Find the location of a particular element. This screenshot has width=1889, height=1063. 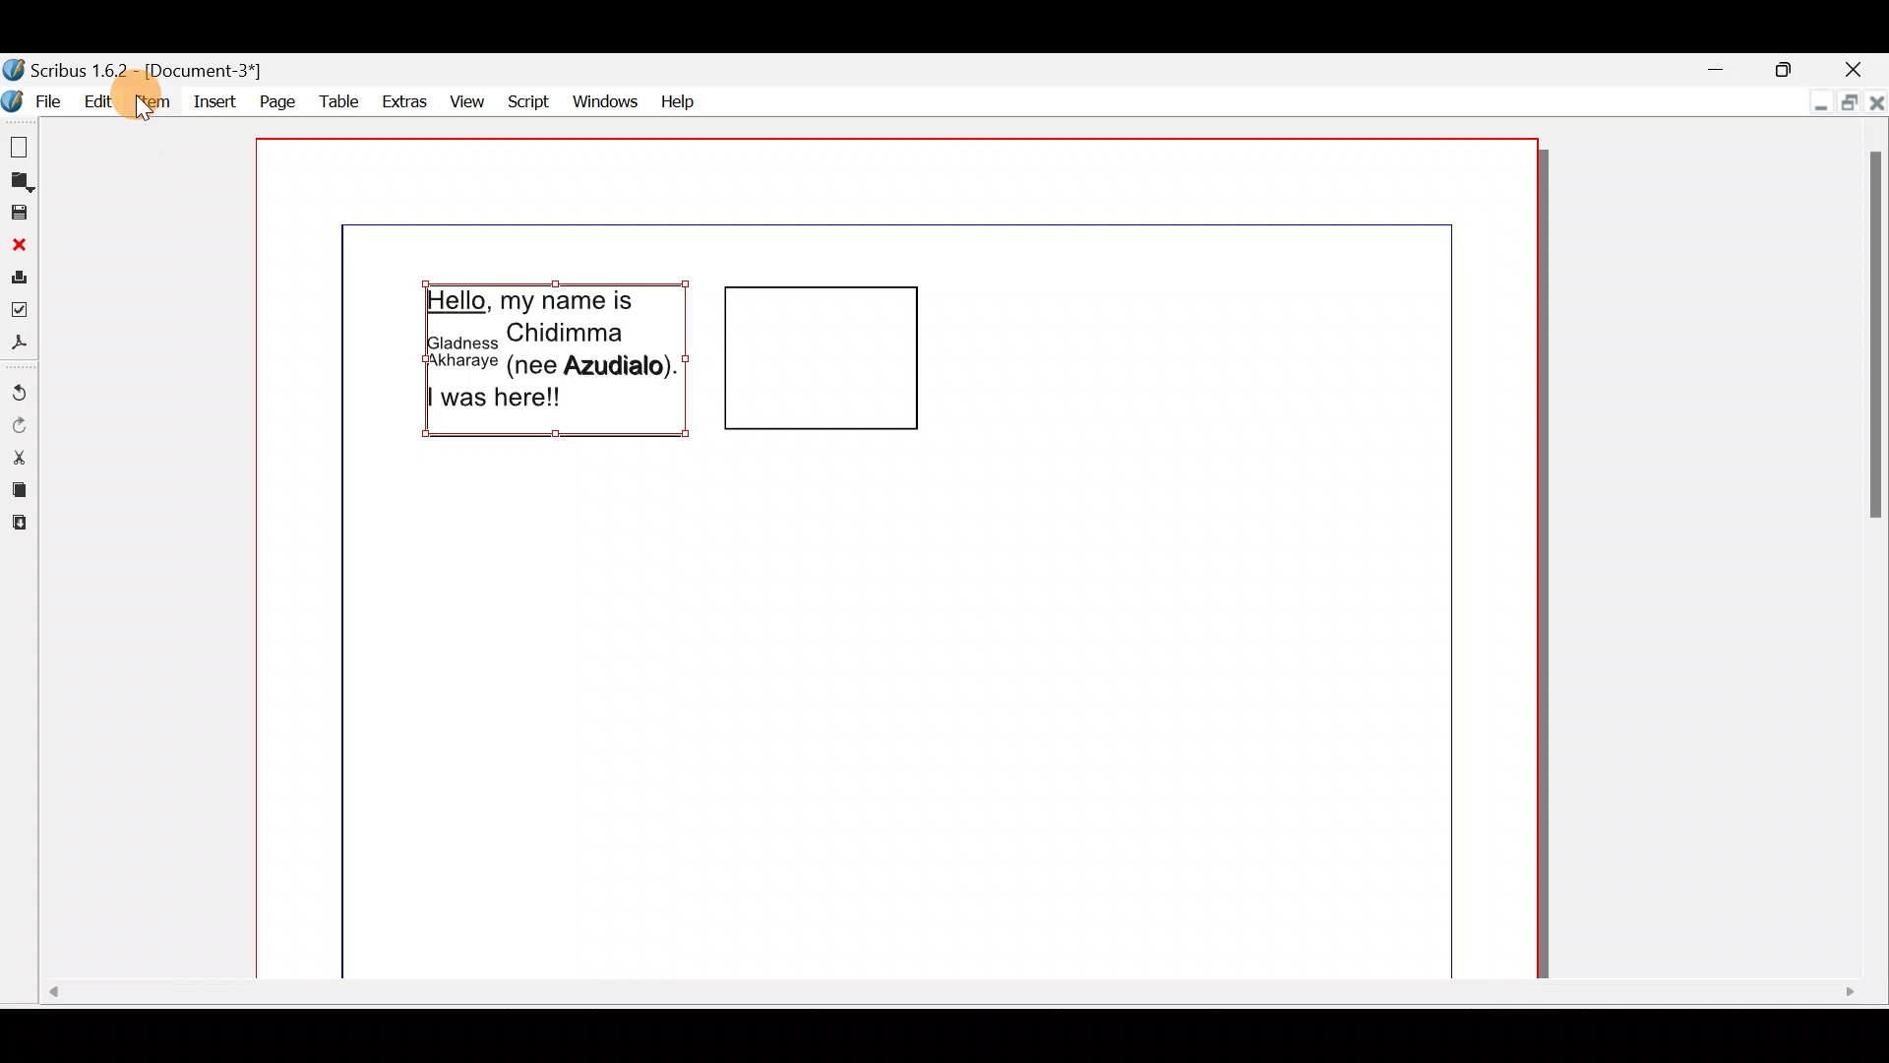

View is located at coordinates (469, 98).